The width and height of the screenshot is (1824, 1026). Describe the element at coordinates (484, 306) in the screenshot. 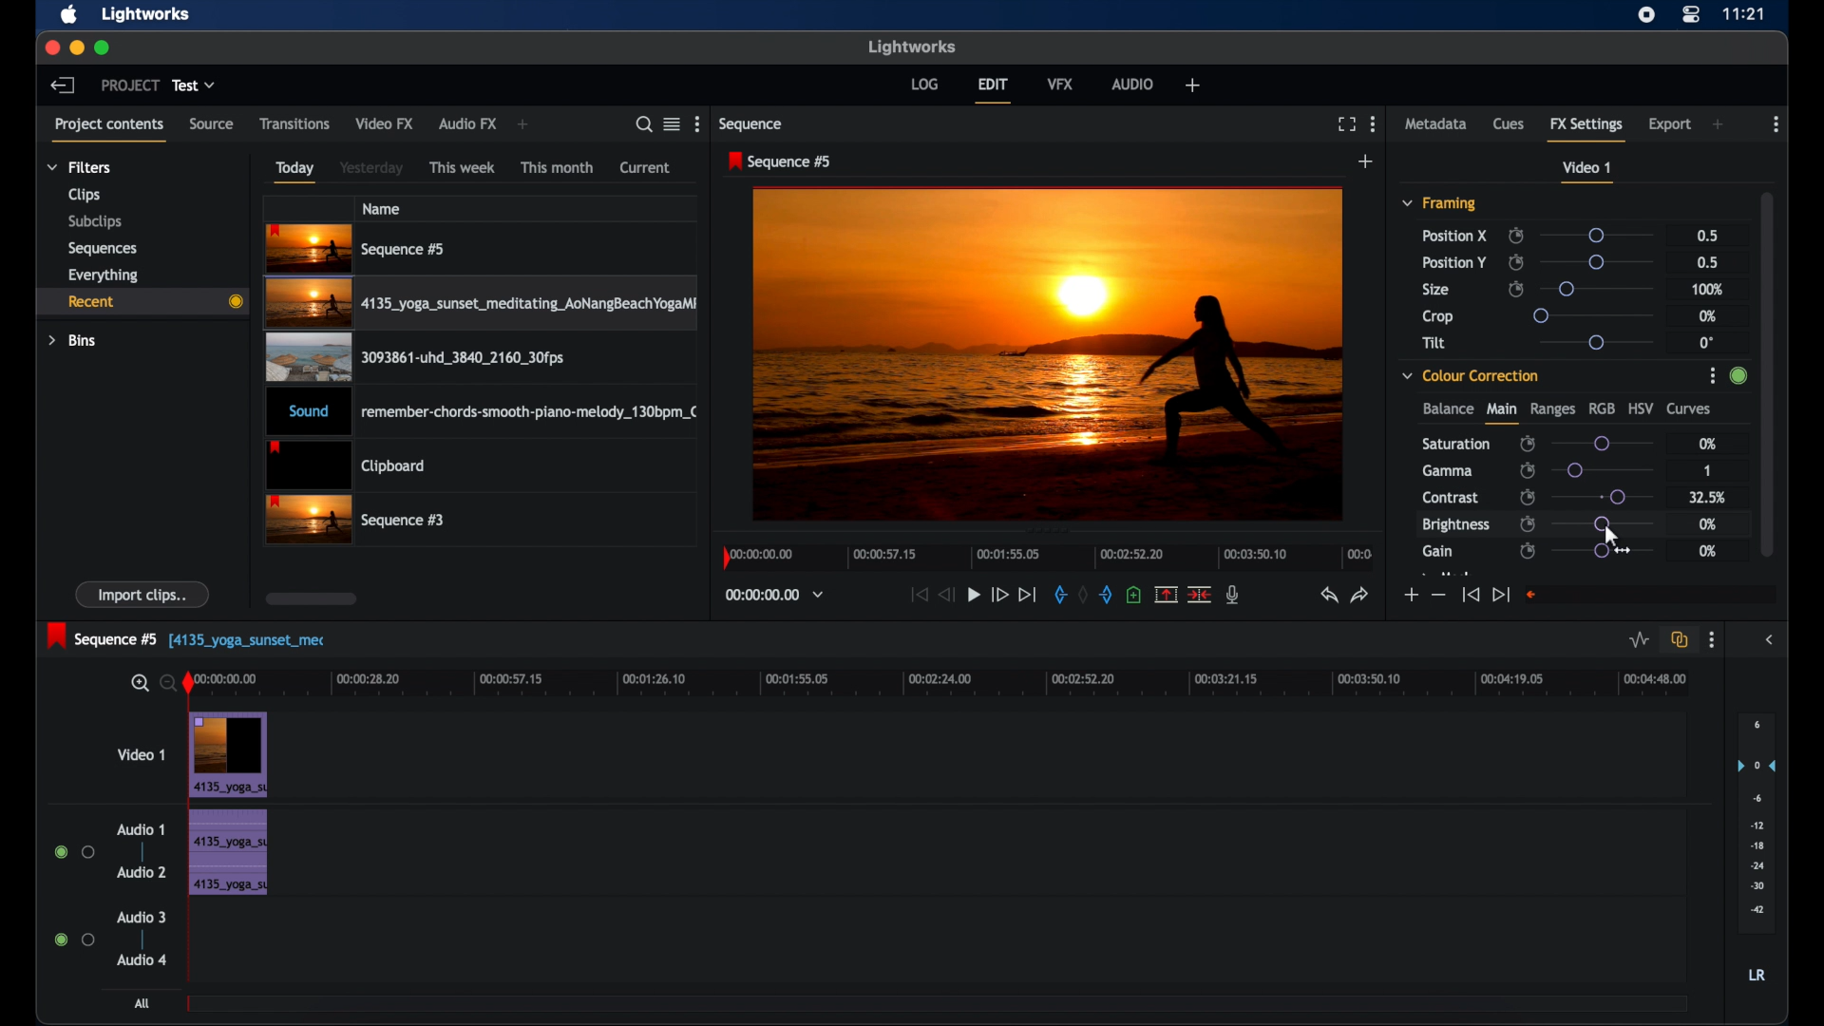

I see `video clip` at that location.